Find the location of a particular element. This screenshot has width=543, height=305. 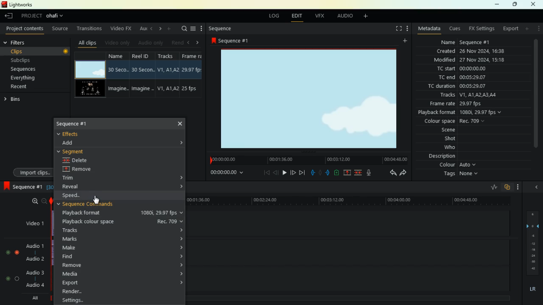

lightworks is located at coordinates (21, 5).